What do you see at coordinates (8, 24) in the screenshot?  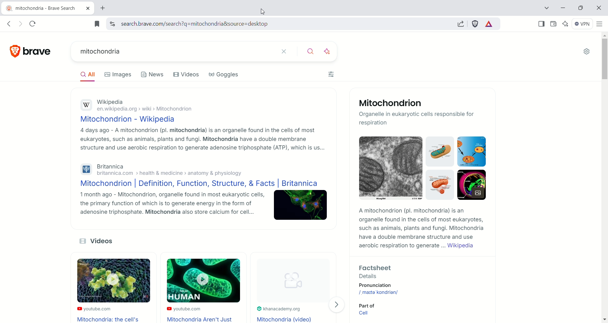 I see `go back` at bounding box center [8, 24].